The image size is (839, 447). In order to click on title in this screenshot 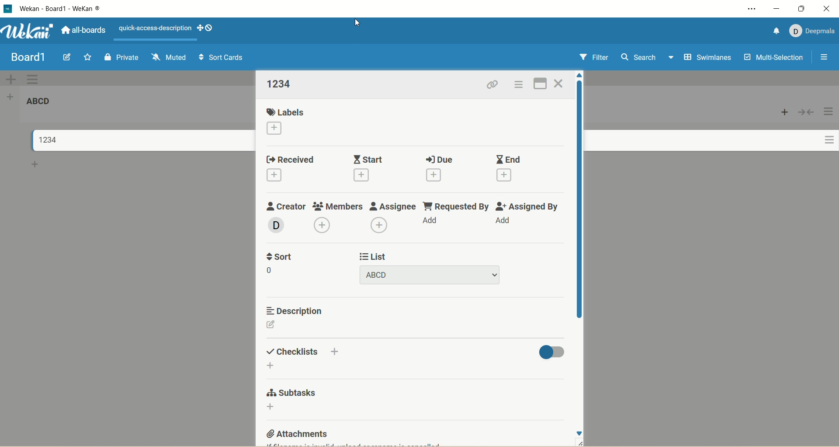, I will do `click(69, 8)`.